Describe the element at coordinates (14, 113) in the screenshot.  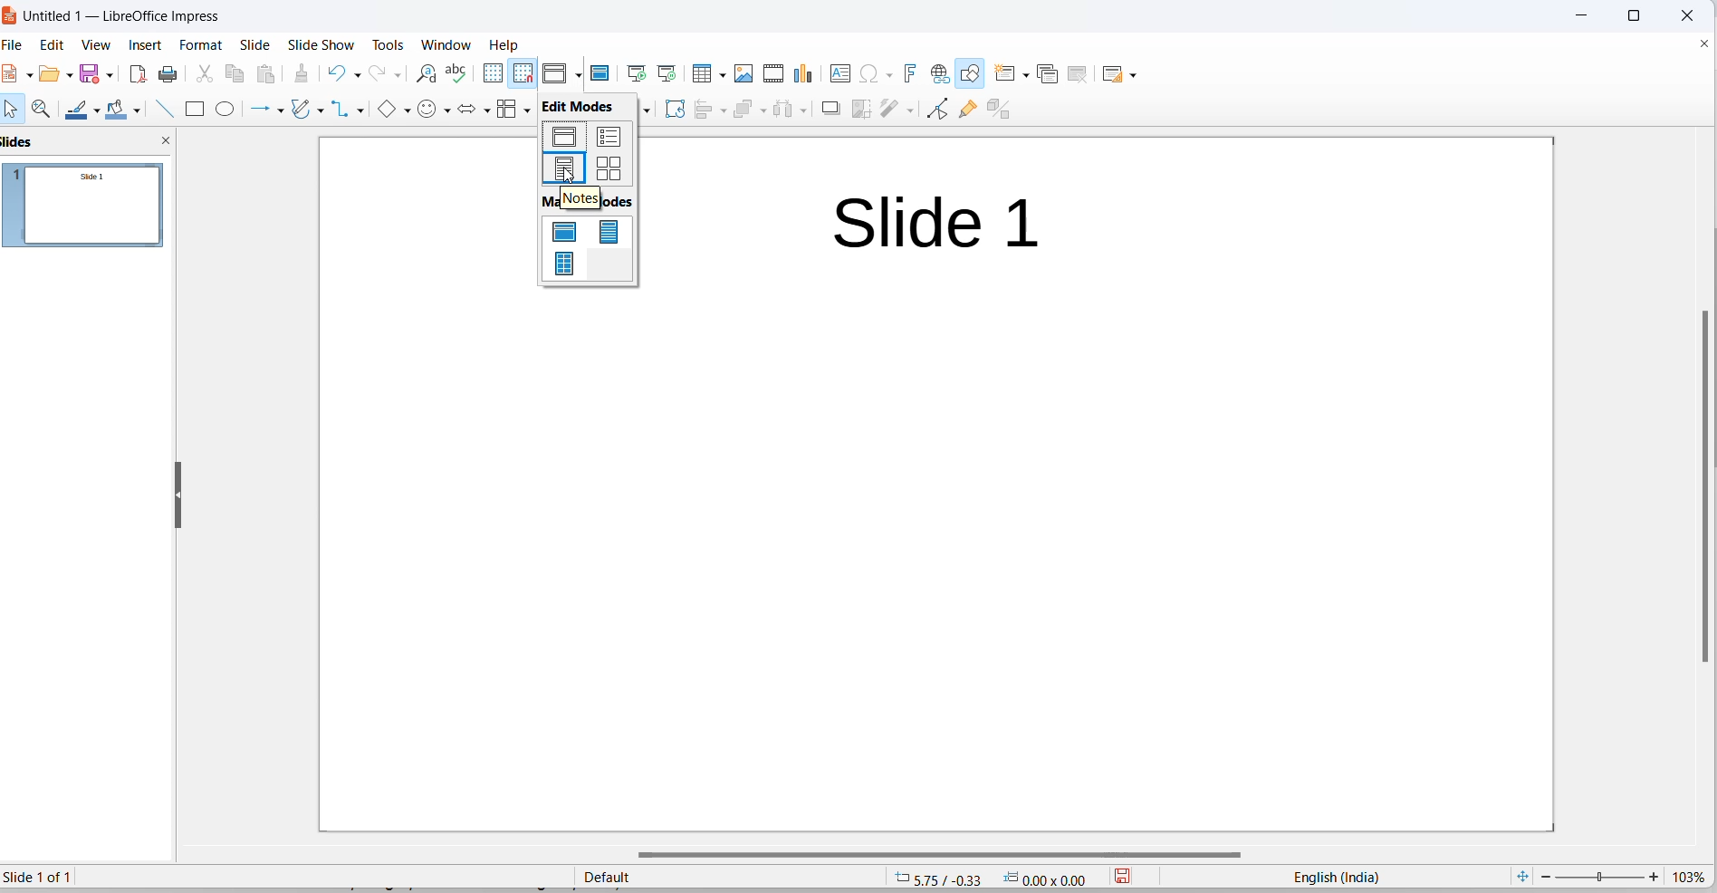
I see `select` at that location.